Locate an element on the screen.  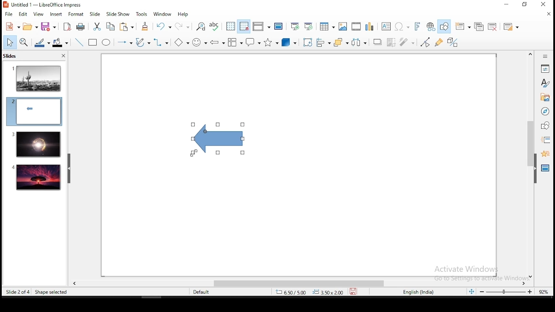
save is located at coordinates (48, 27).